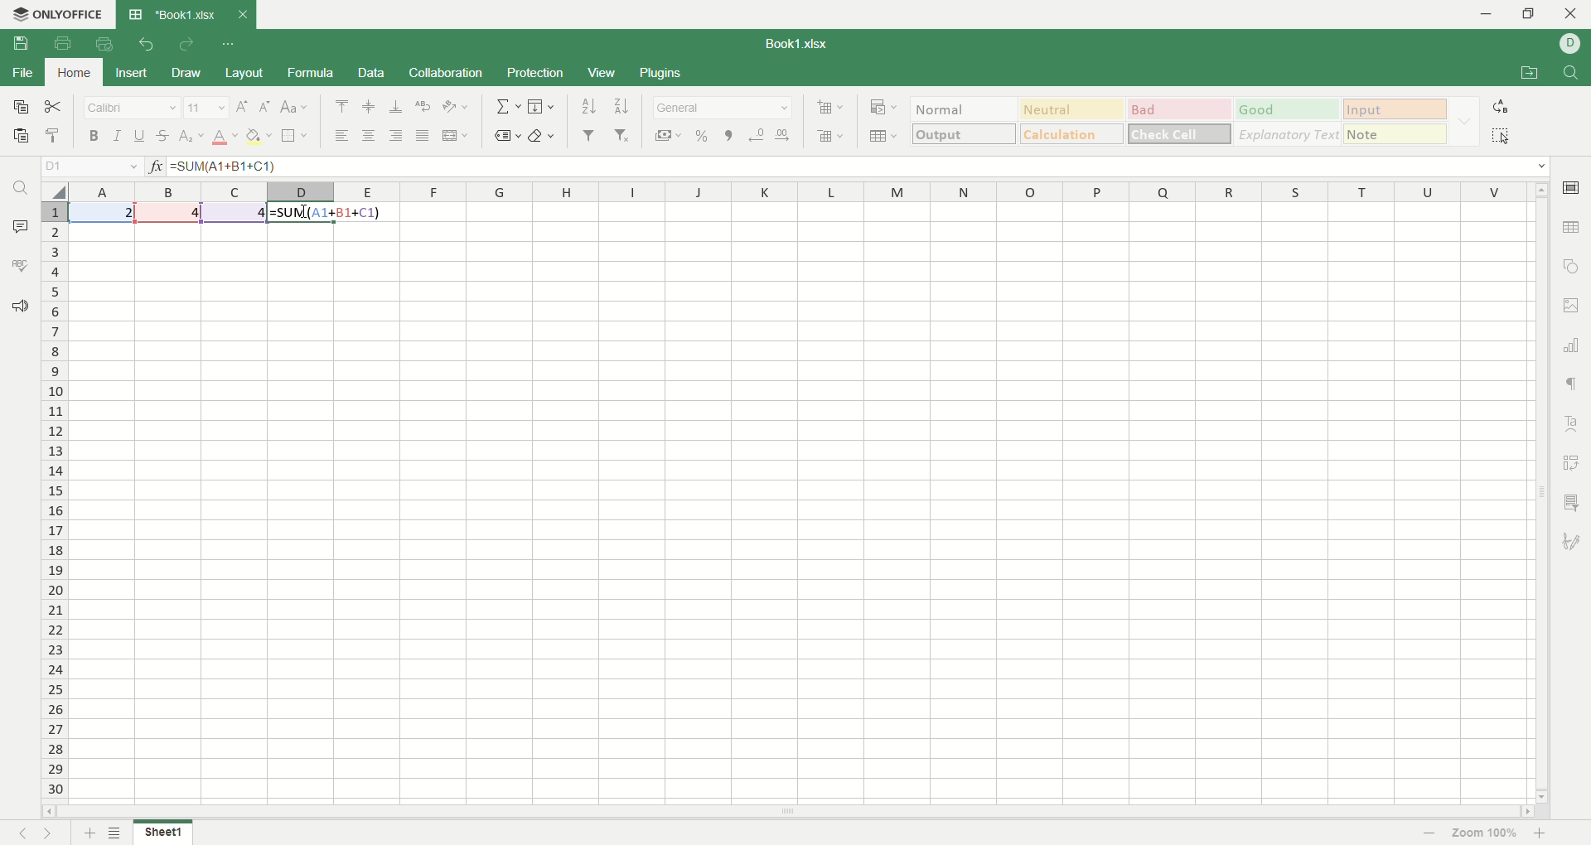 This screenshot has height=845, width=1591. I want to click on accounting style, so click(664, 135).